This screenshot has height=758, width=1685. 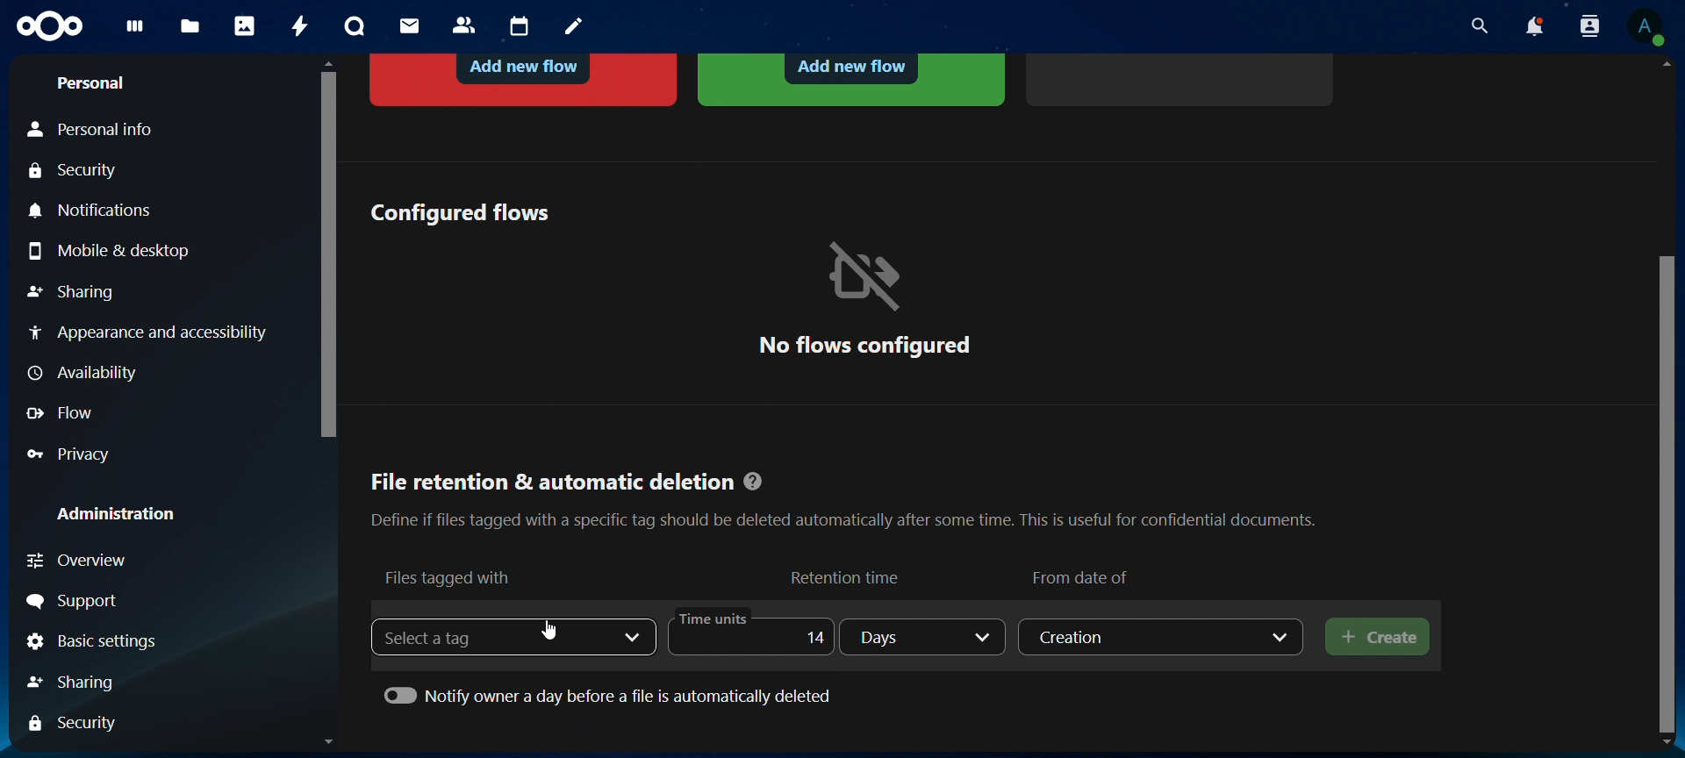 What do you see at coordinates (64, 413) in the screenshot?
I see `flow` at bounding box center [64, 413].